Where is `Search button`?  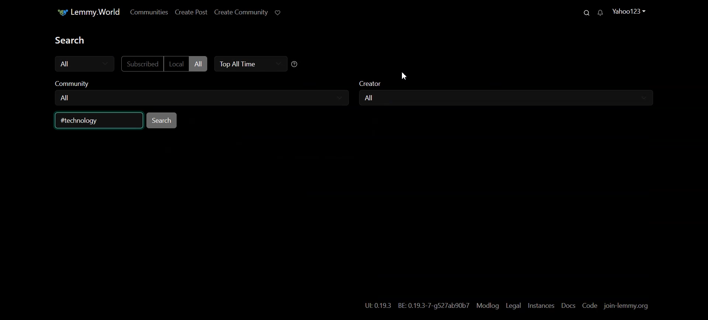 Search button is located at coordinates (162, 120).